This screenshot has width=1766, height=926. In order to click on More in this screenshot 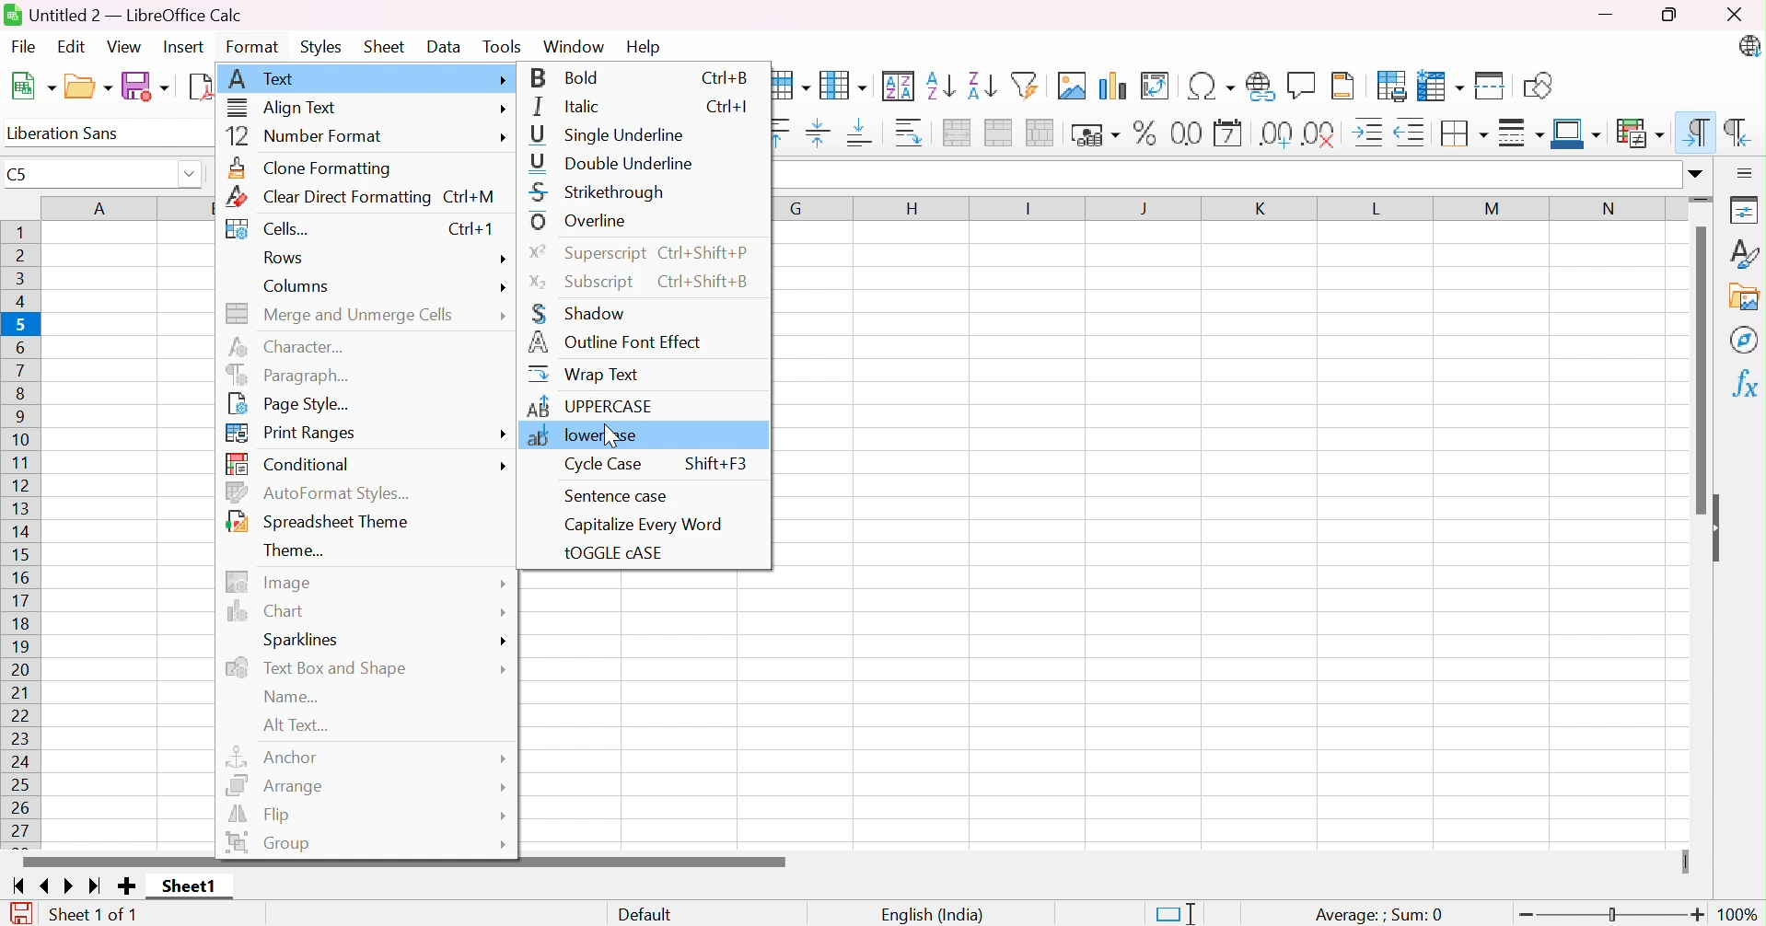, I will do `click(503, 612)`.